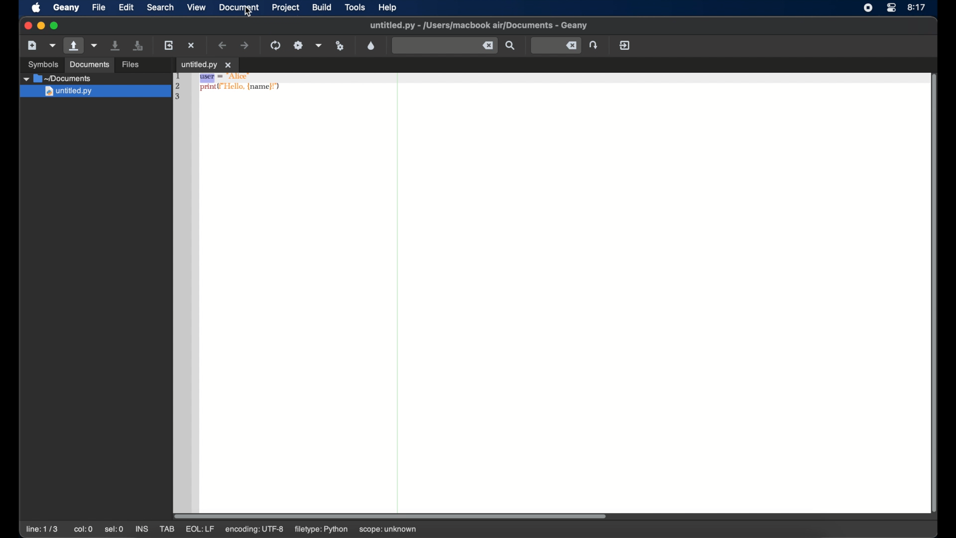 This screenshot has width=956, height=538. Describe the element at coordinates (319, 45) in the screenshot. I see `choose more build actions` at that location.